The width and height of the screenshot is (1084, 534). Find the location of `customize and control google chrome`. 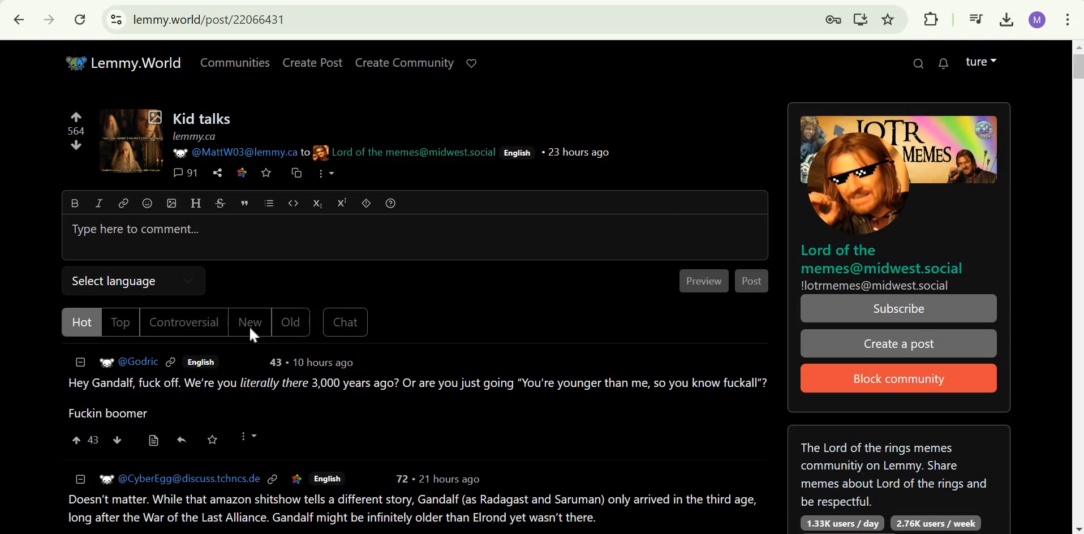

customize and control google chrome is located at coordinates (1068, 20).